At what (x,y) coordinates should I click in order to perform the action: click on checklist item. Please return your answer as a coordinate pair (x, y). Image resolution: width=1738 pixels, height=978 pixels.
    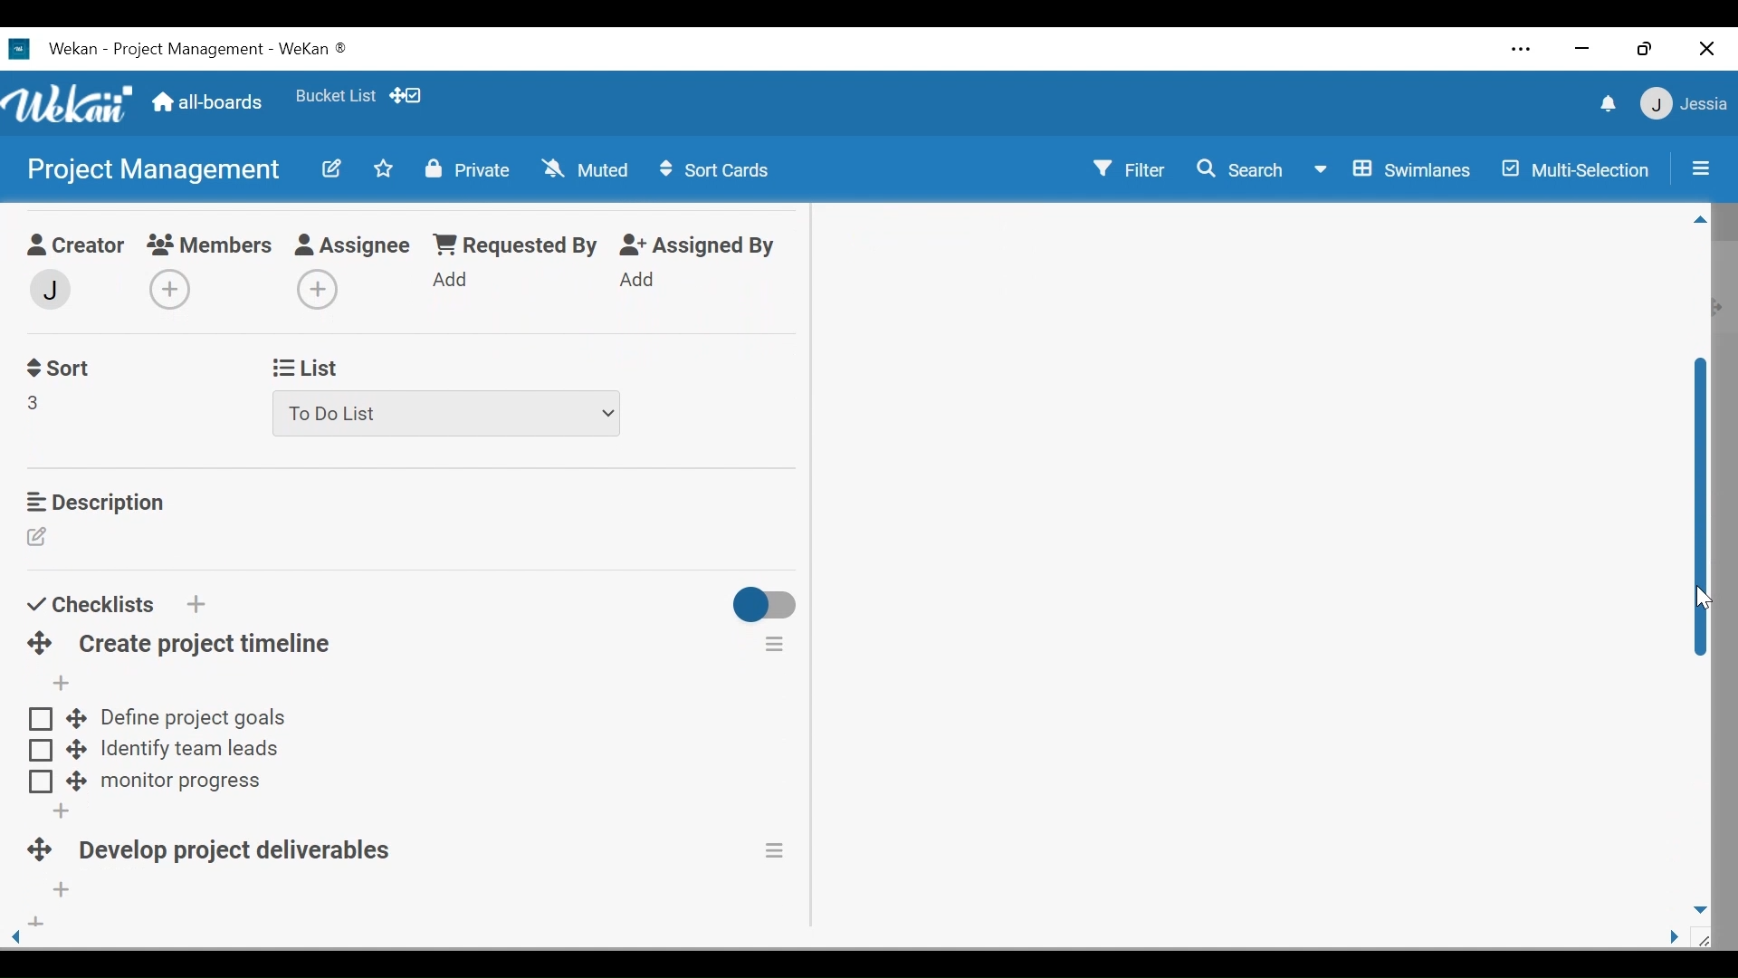
    Looking at the image, I should click on (181, 783).